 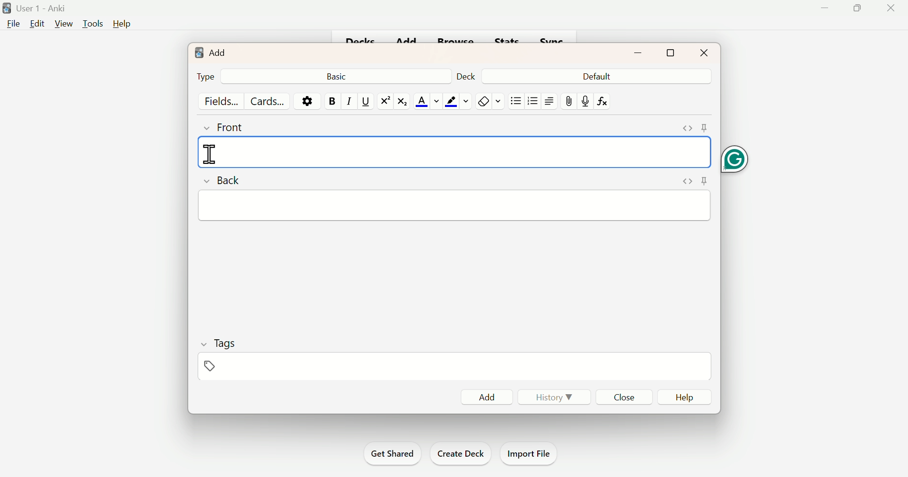 I want to click on Cards..., so click(x=265, y=100).